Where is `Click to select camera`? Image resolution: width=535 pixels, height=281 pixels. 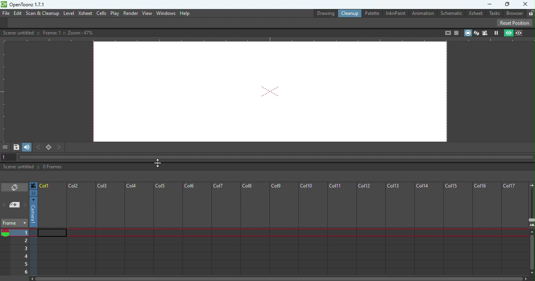
Click to select camera is located at coordinates (34, 193).